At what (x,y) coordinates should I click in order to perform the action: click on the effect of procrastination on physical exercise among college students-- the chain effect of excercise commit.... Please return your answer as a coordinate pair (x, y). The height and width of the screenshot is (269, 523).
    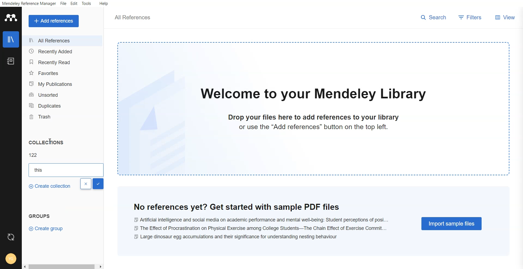
    Looking at the image, I should click on (261, 227).